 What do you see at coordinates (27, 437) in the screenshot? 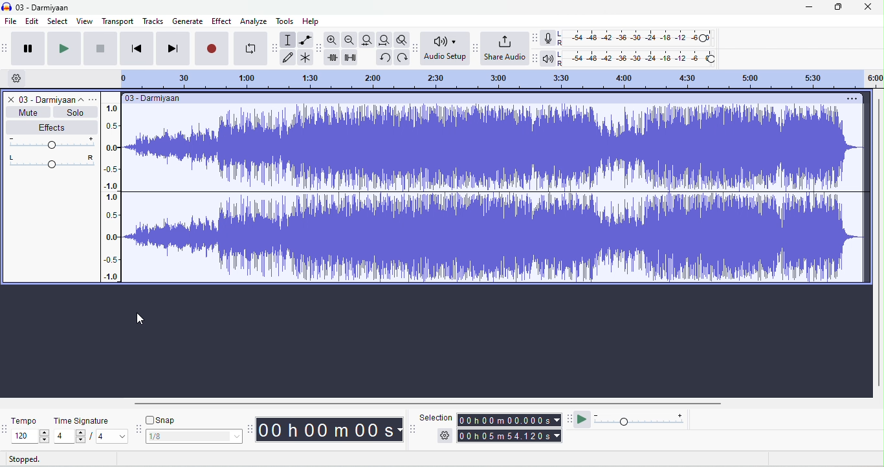
I see `select tempo` at bounding box center [27, 437].